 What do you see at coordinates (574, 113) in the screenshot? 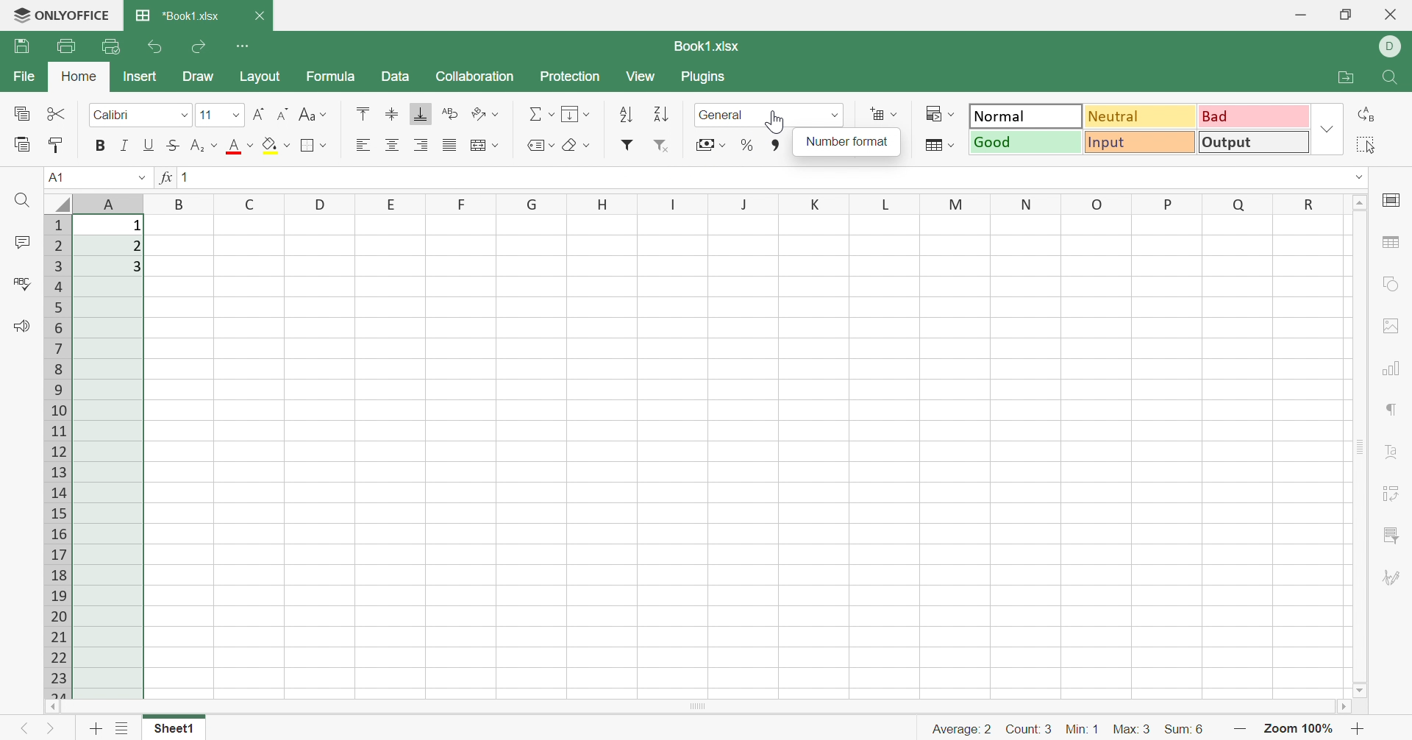
I see `Fill` at bounding box center [574, 113].